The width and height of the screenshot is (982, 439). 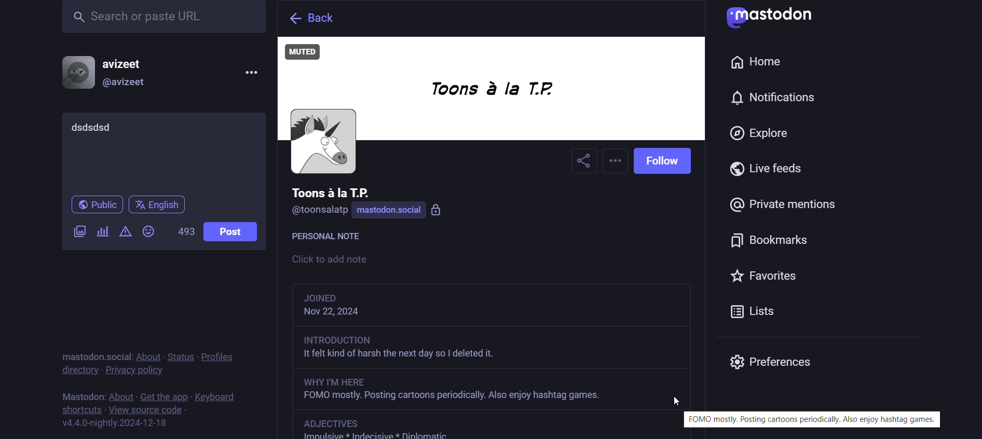 I want to click on view source code, so click(x=149, y=411).